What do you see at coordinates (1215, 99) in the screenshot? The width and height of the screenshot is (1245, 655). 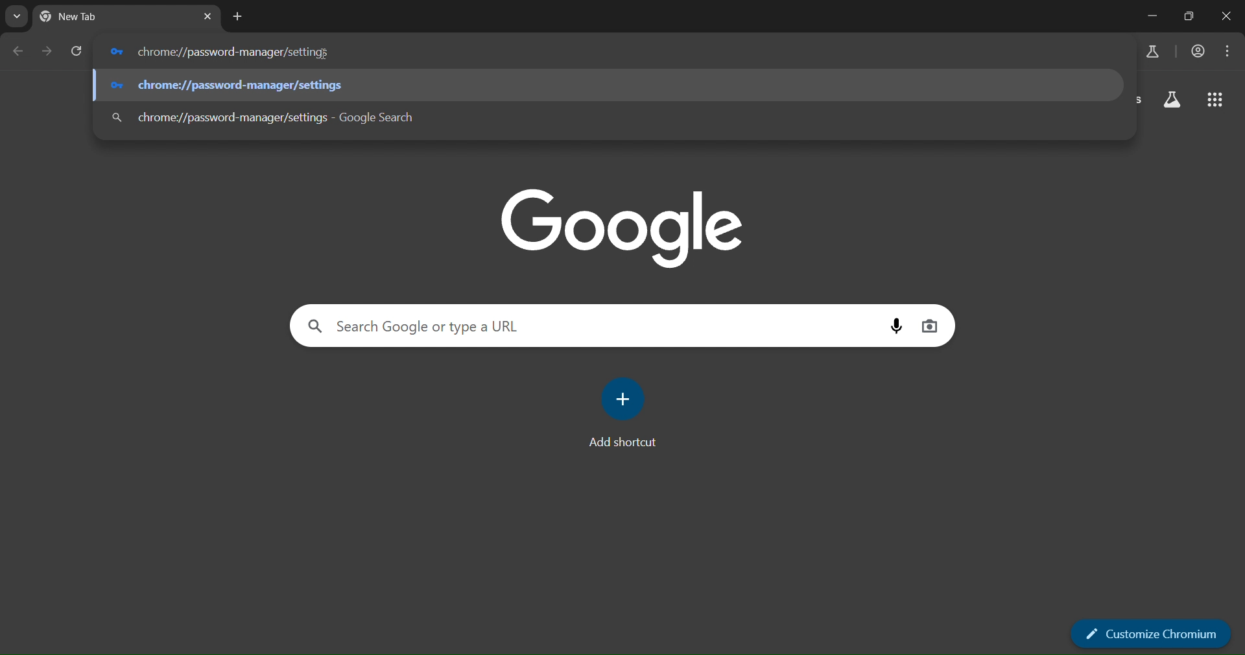 I see `google apps` at bounding box center [1215, 99].